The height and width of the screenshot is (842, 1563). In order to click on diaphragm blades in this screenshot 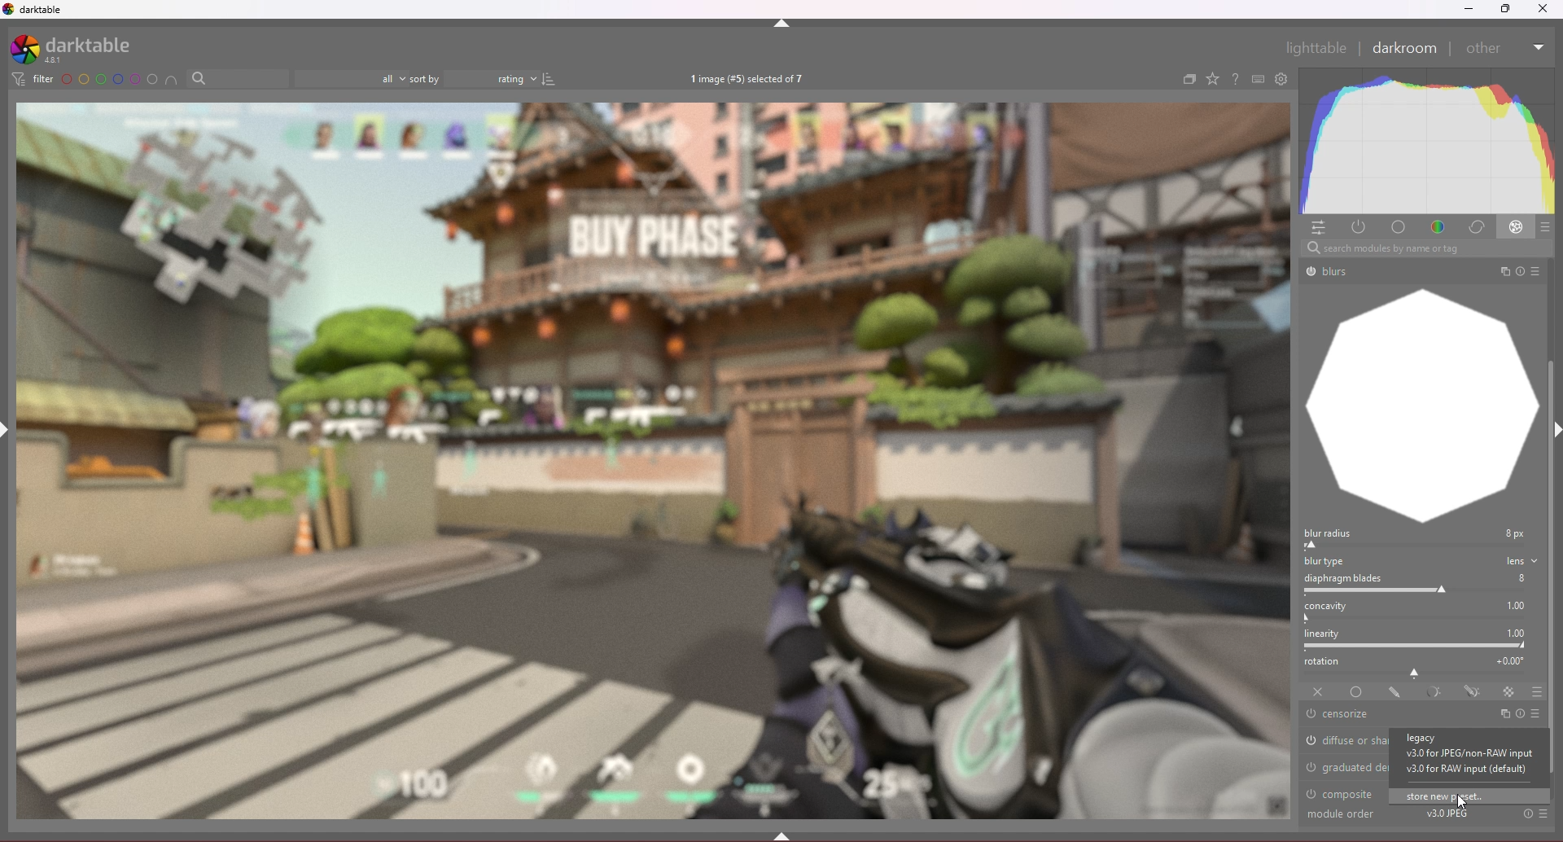, I will do `click(1420, 584)`.